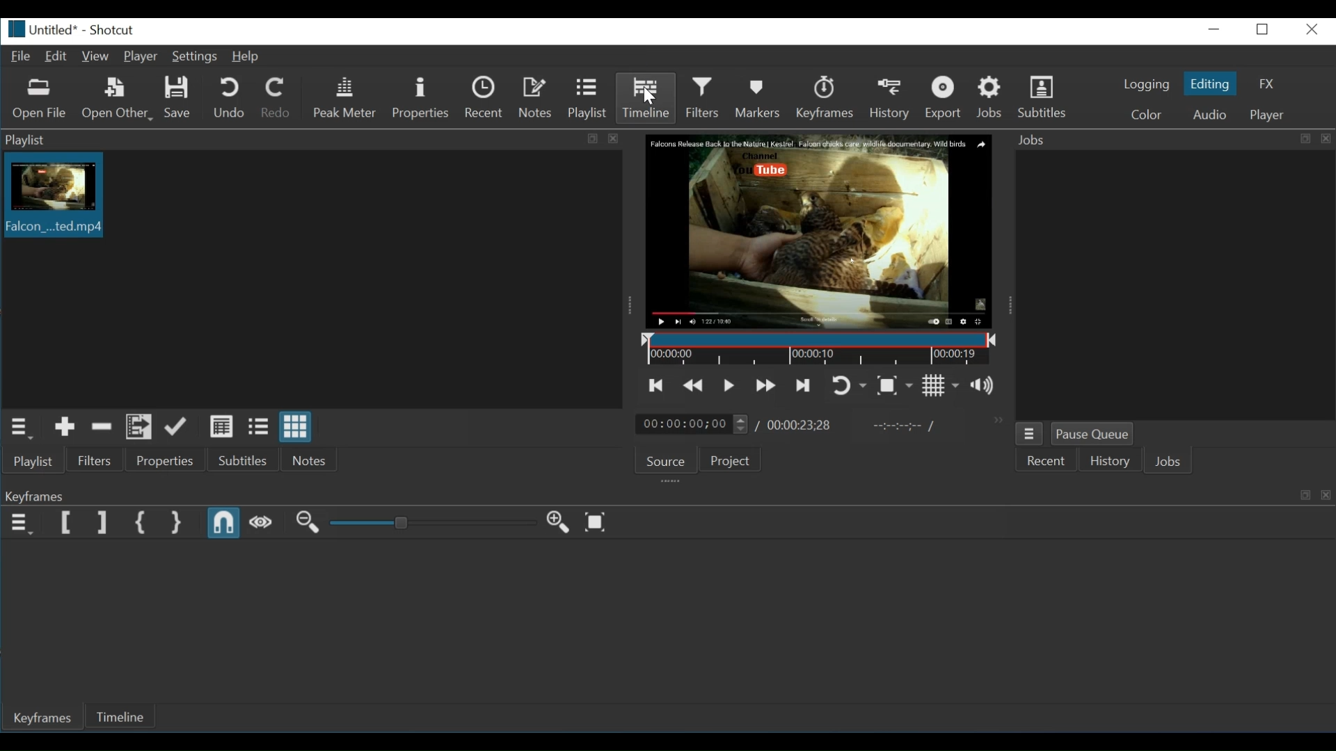 The width and height of the screenshot is (1336, 751). What do you see at coordinates (179, 98) in the screenshot?
I see `Save` at bounding box center [179, 98].